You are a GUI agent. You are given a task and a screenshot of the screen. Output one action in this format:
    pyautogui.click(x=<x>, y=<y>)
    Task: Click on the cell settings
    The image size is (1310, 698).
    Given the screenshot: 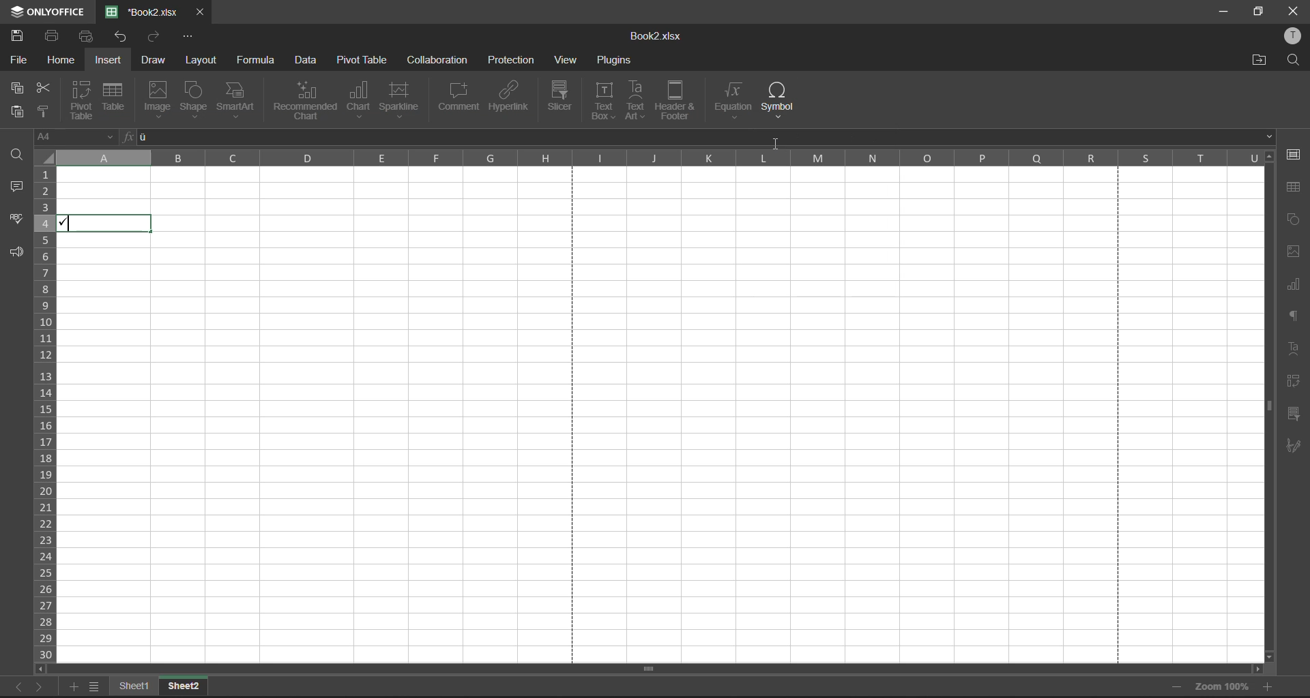 What is the action you would take?
    pyautogui.click(x=1294, y=157)
    